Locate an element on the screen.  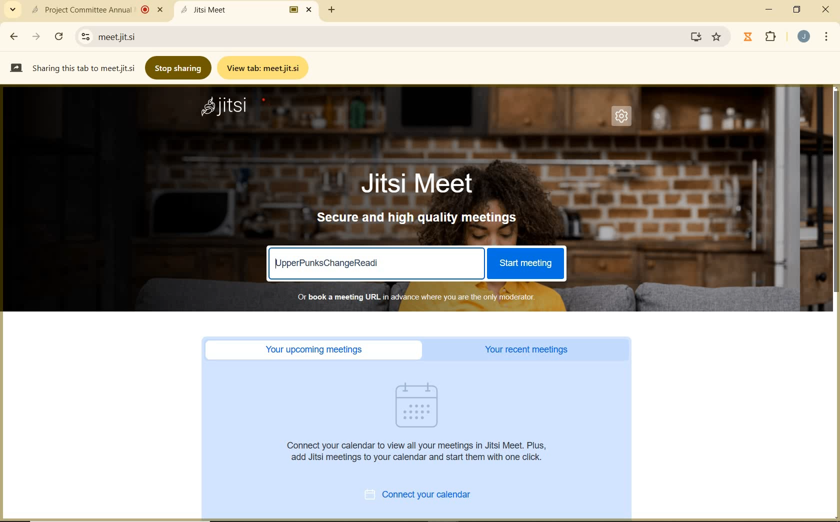
VIEW TAB: MEET.JIT.SI is located at coordinates (265, 67).